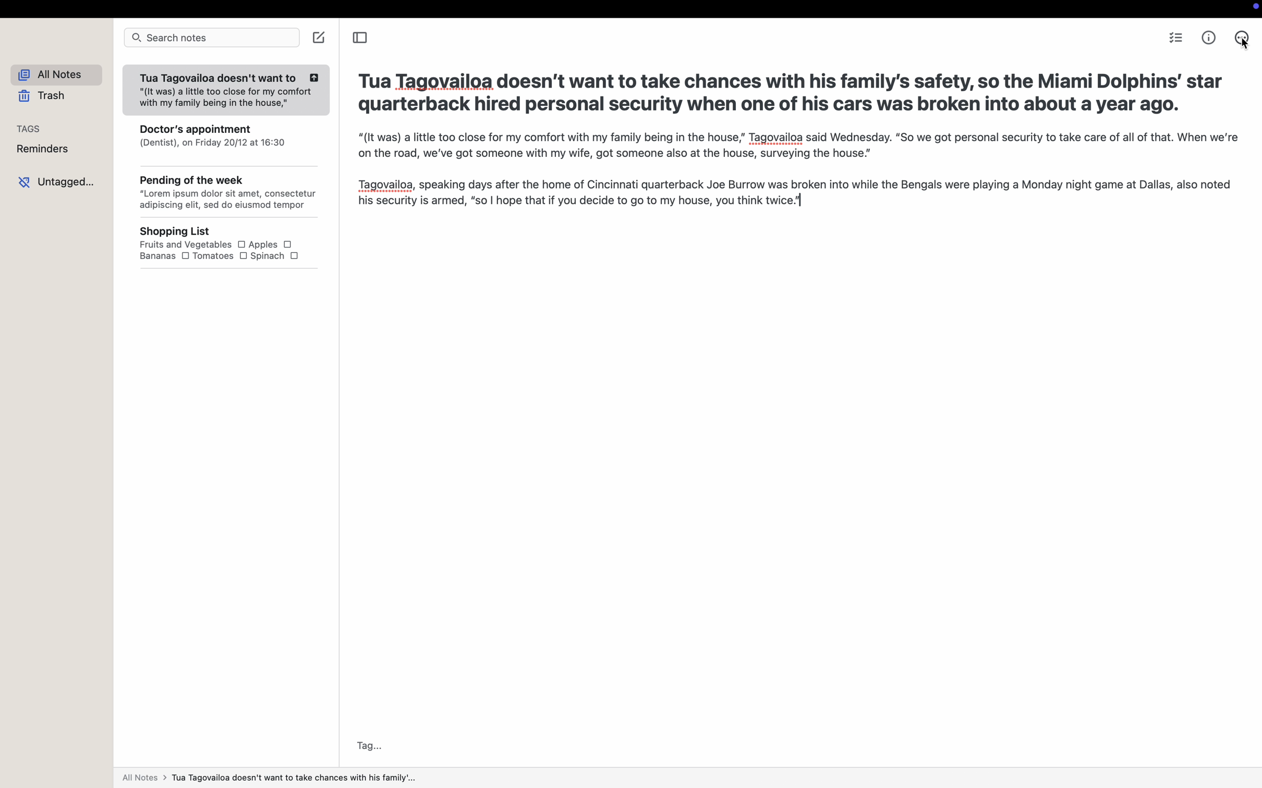 This screenshot has width=1262, height=788. Describe the element at coordinates (286, 778) in the screenshot. I see `All notes > Tua Tagovailoa doesn't want to take with his family` at that location.